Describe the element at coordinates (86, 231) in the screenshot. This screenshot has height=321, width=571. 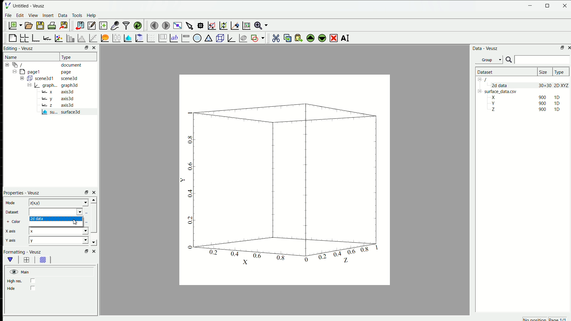
I see `Drop-down ` at that location.